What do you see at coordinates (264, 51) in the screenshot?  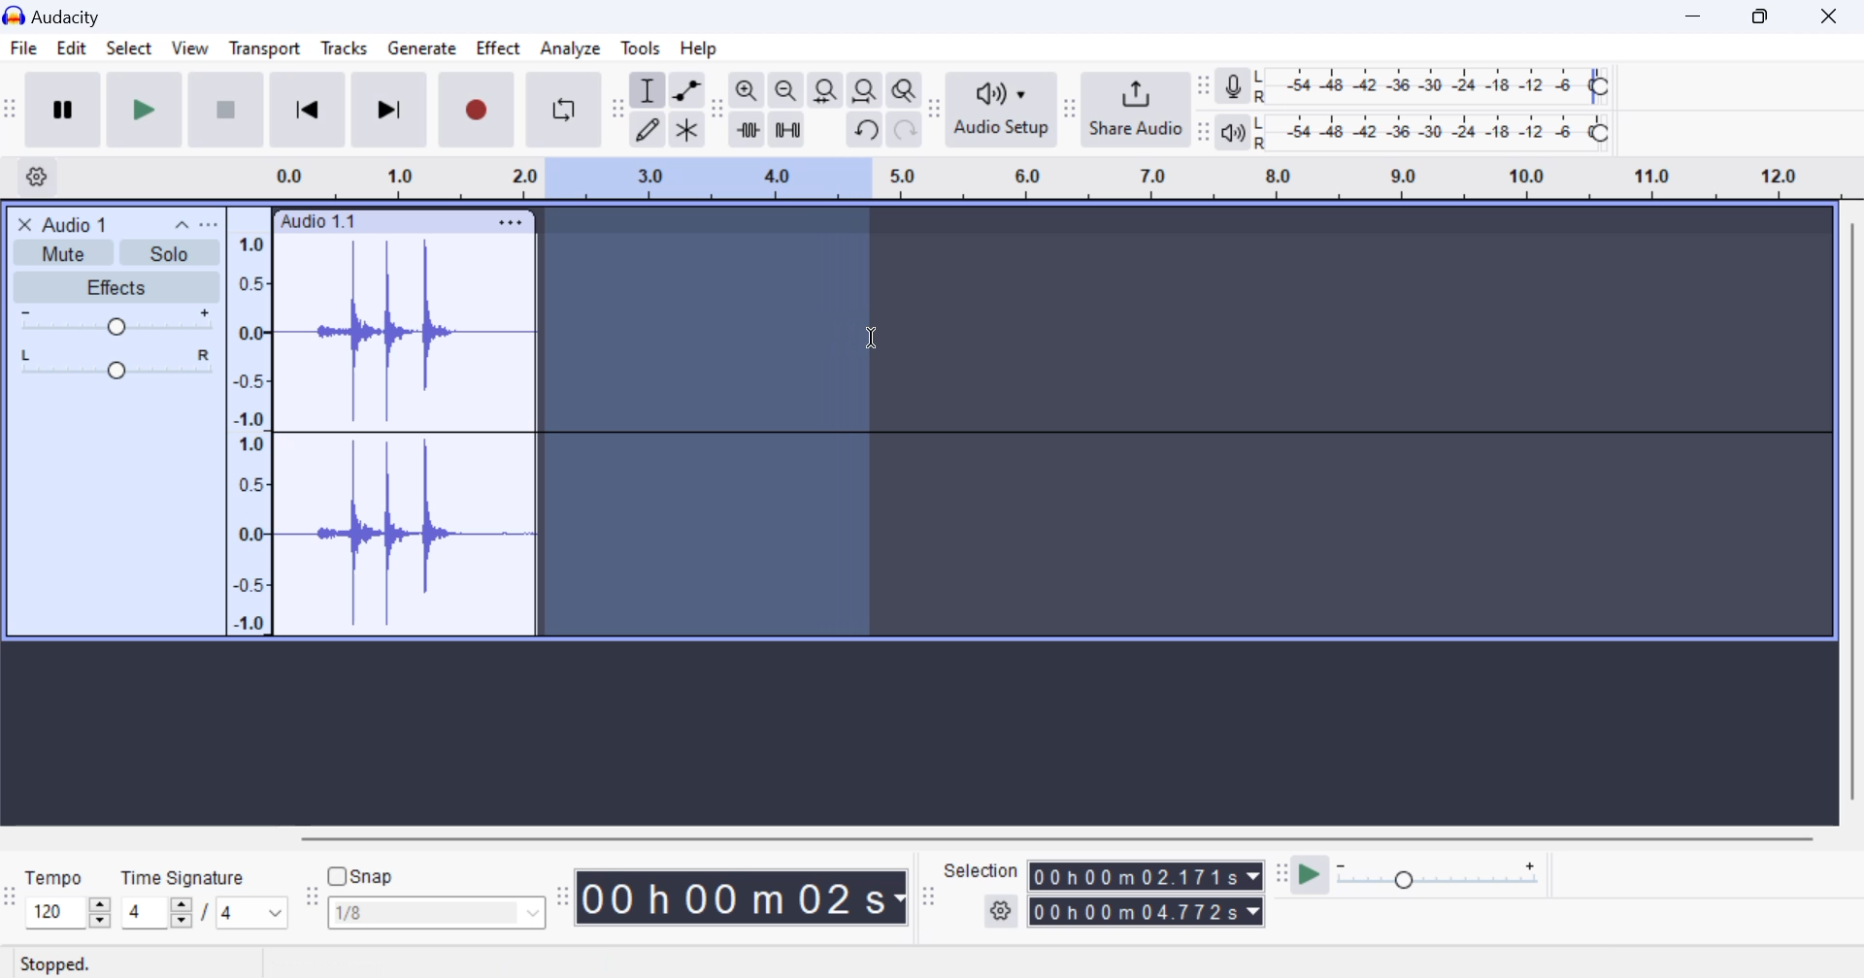 I see `Transport` at bounding box center [264, 51].